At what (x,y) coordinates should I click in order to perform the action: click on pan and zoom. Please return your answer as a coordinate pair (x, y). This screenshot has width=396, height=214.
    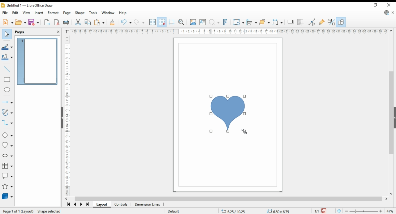
    Looking at the image, I should click on (182, 22).